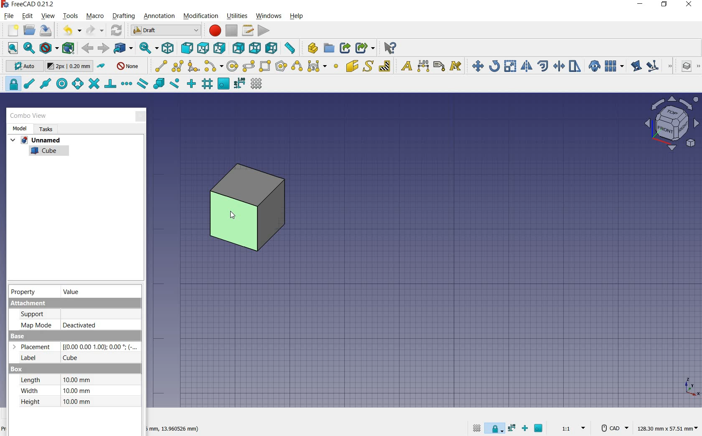  I want to click on Label, so click(25, 358).